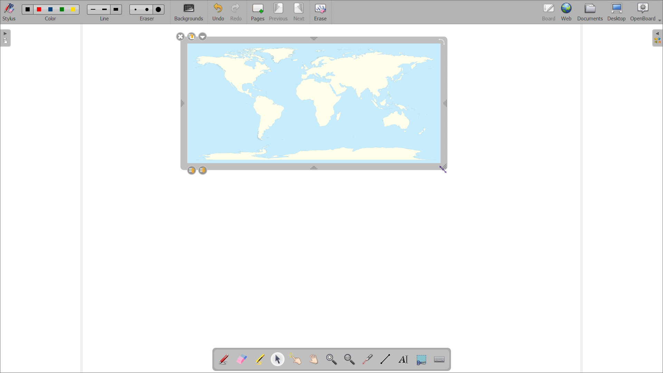 The image size is (663, 373). Describe the element at coordinates (443, 170) in the screenshot. I see `cursor` at that location.